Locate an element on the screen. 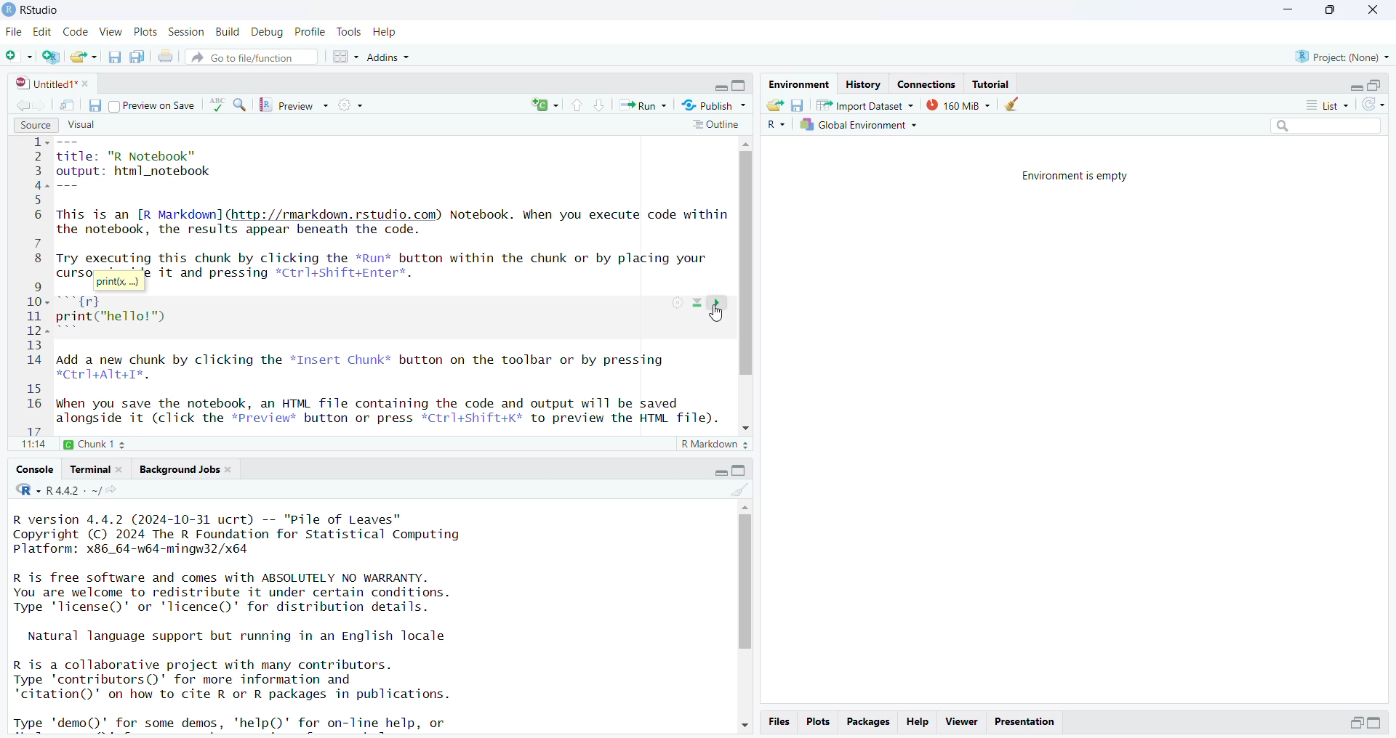 Image resolution: width=1396 pixels, height=738 pixels. console is located at coordinates (36, 469).